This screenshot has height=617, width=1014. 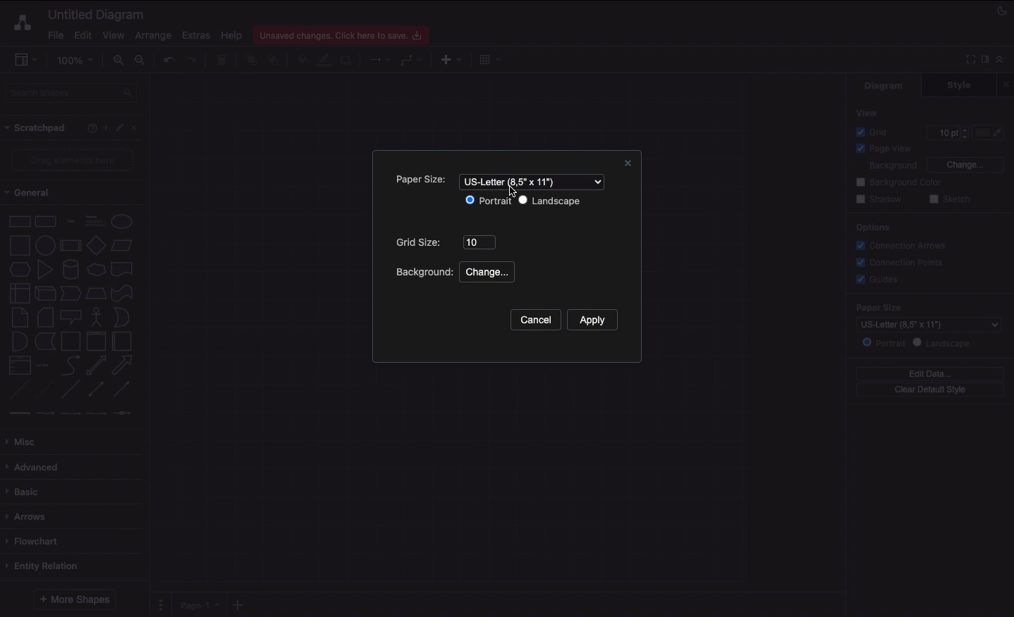 I want to click on Directional connector, so click(x=124, y=389).